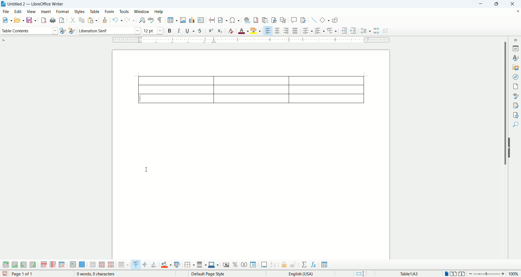  What do you see at coordinates (515, 96) in the screenshot?
I see `style police` at bounding box center [515, 96].